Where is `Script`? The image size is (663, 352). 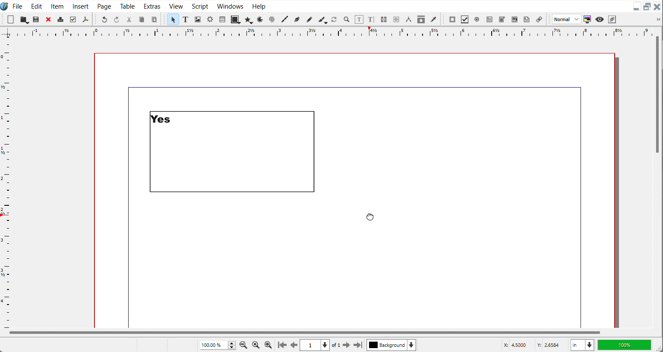
Script is located at coordinates (201, 6).